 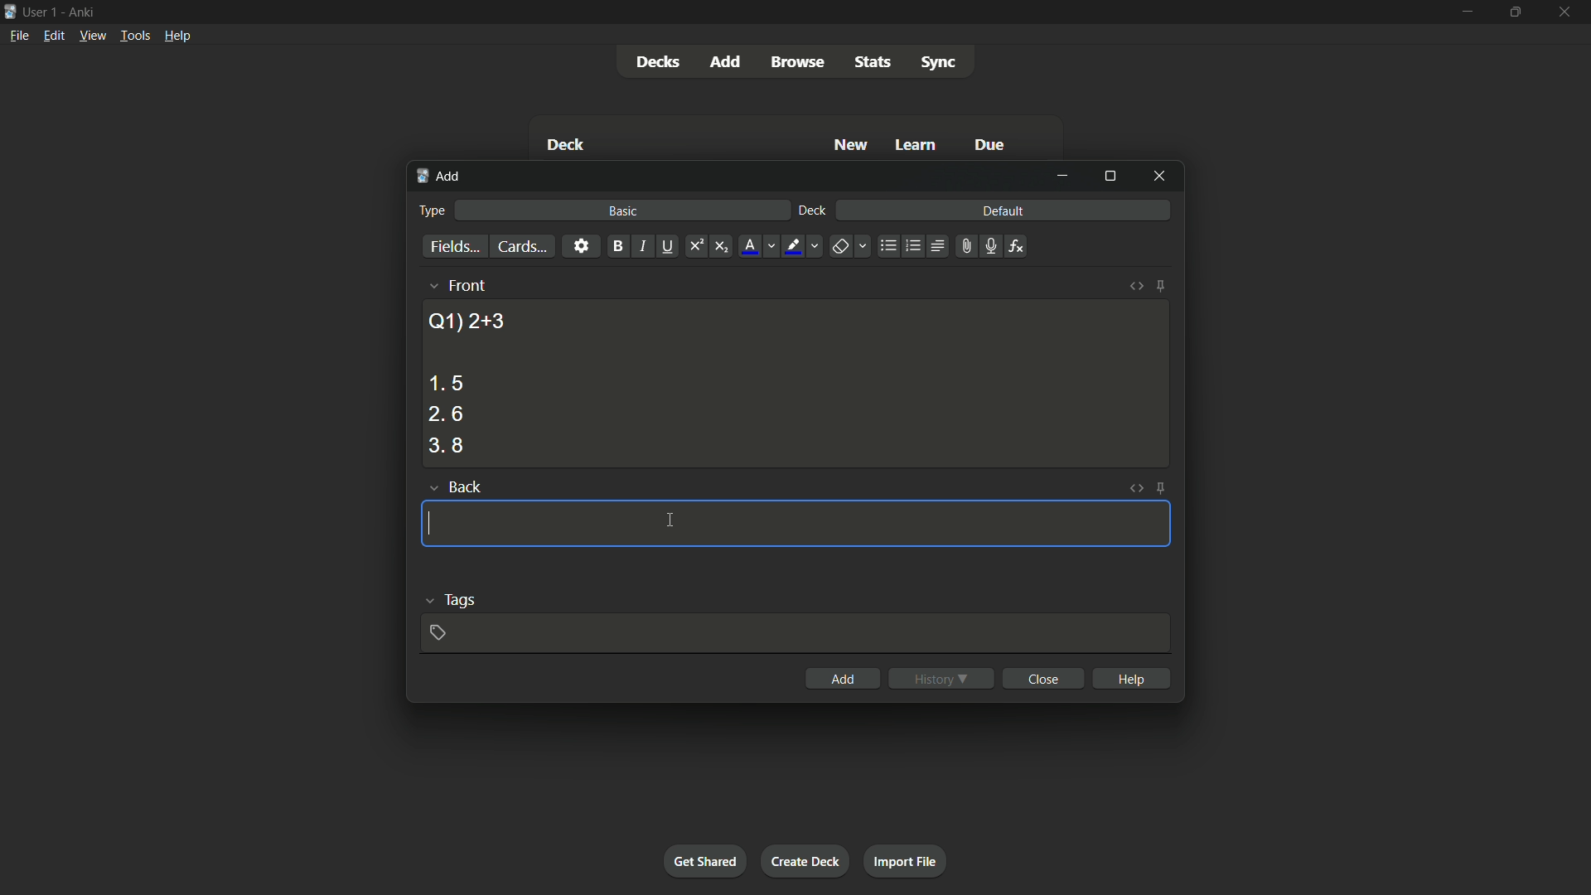 What do you see at coordinates (1466, 11) in the screenshot?
I see `minimize` at bounding box center [1466, 11].